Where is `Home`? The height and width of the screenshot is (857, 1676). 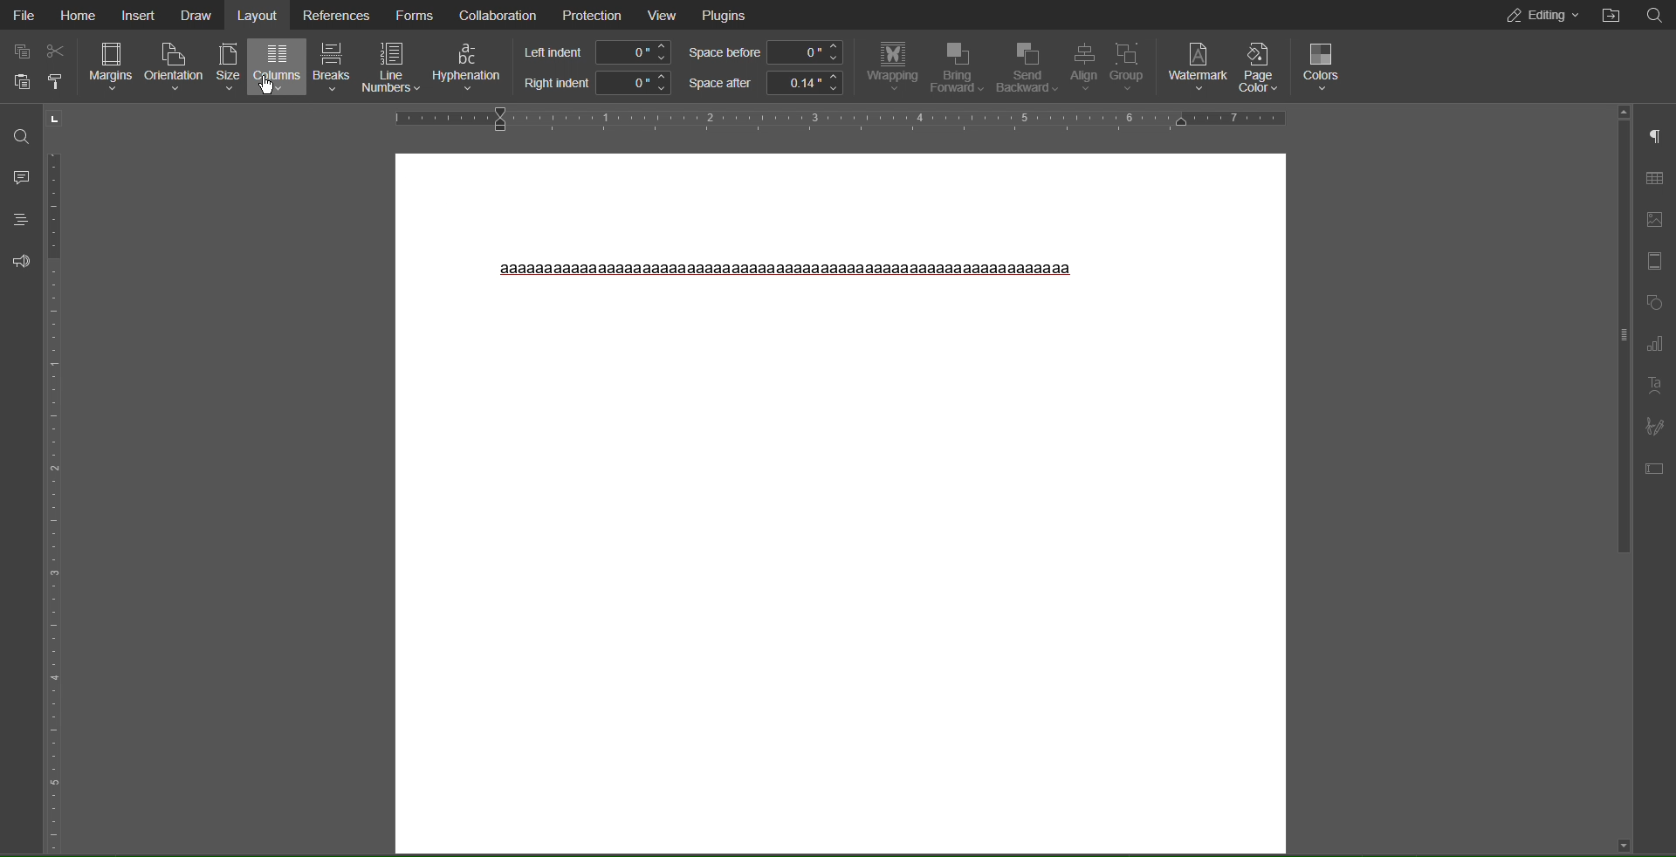
Home is located at coordinates (82, 16).